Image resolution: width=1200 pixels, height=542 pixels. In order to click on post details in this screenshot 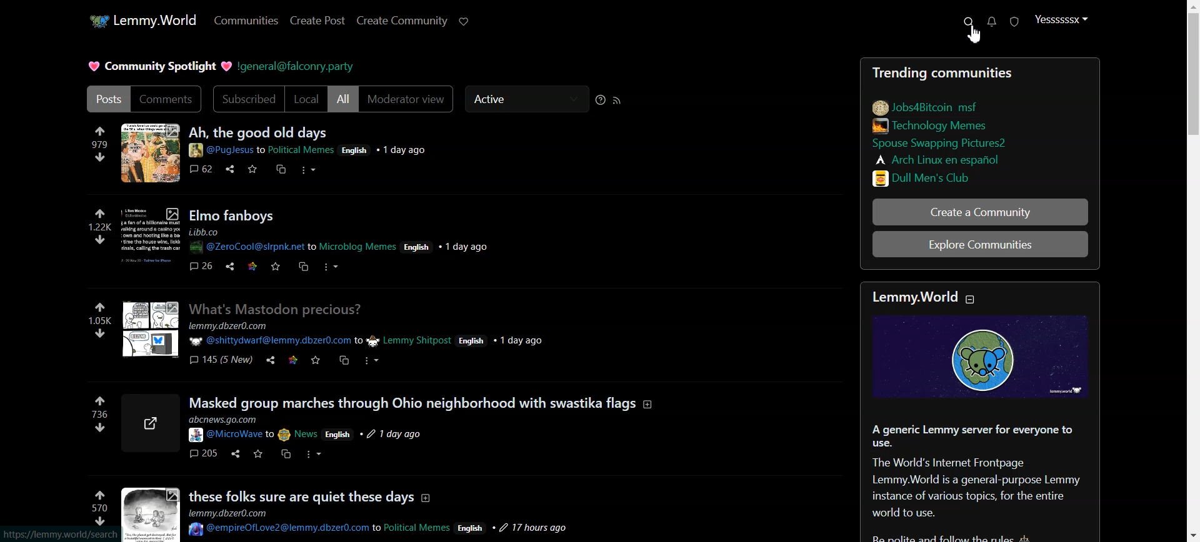, I will do `click(308, 151)`.